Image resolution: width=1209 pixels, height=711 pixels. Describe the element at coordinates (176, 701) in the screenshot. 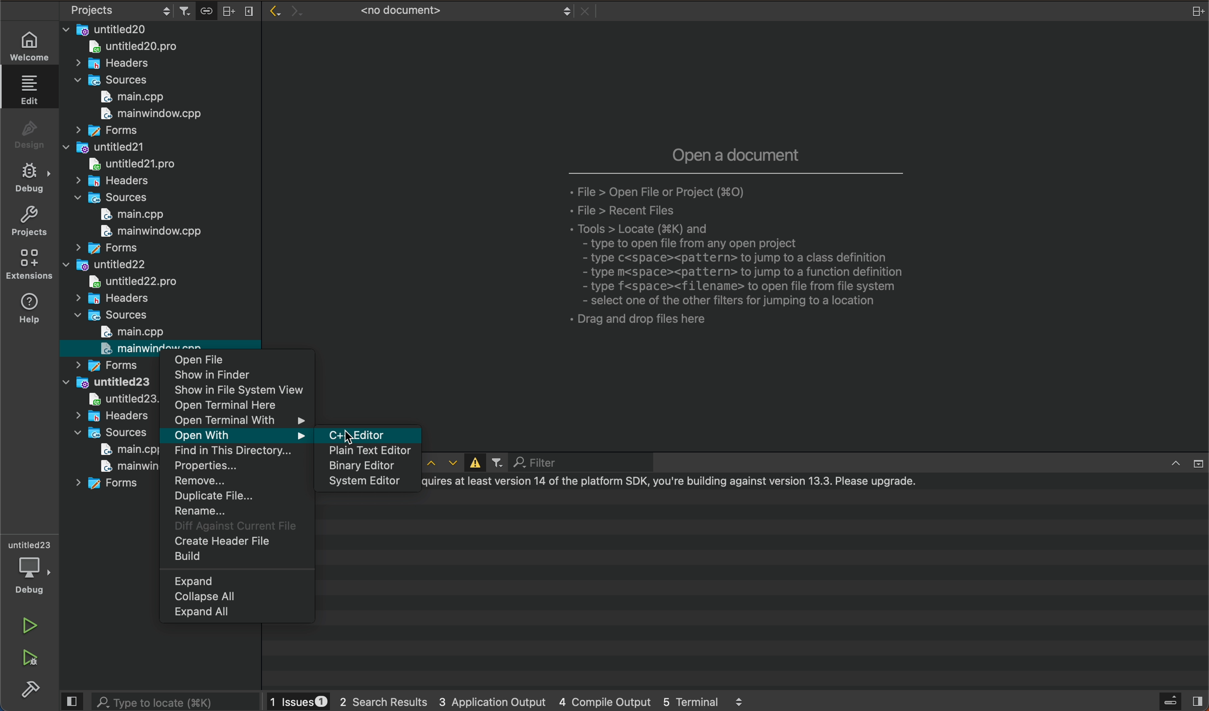

I see `search bar` at that location.